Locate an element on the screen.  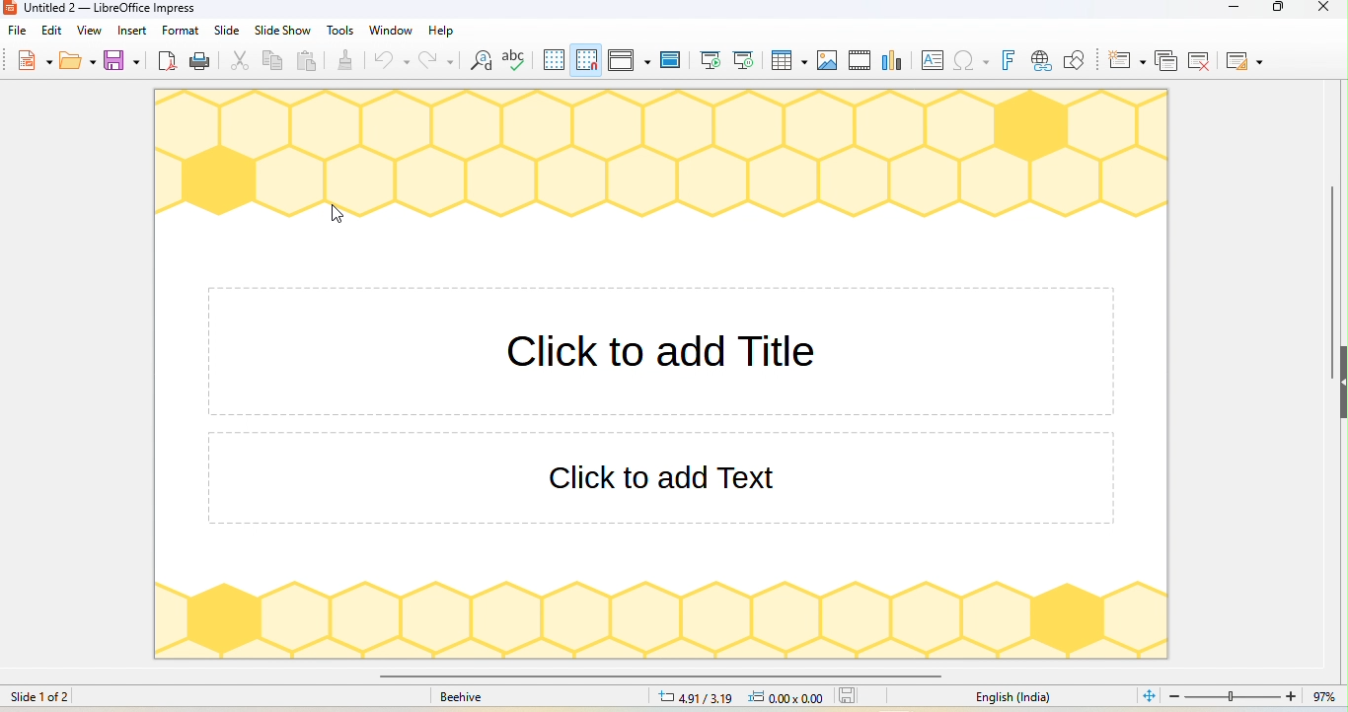
redo is located at coordinates (439, 61).